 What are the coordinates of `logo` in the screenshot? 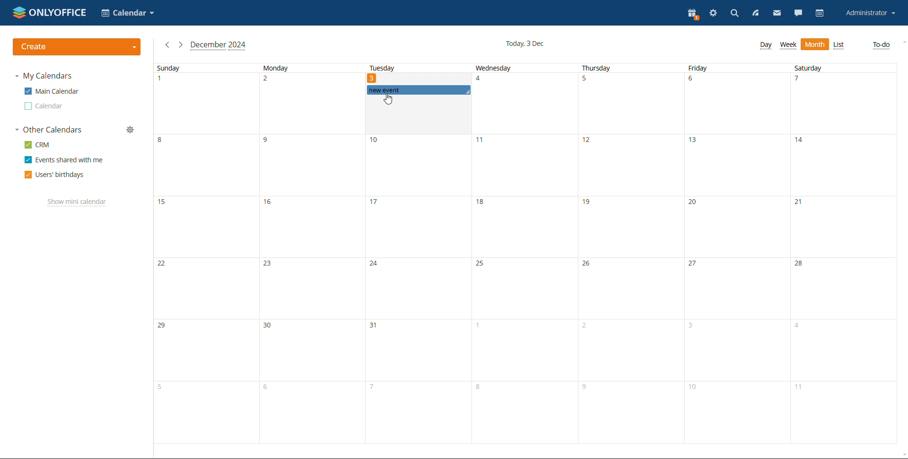 It's located at (50, 12).